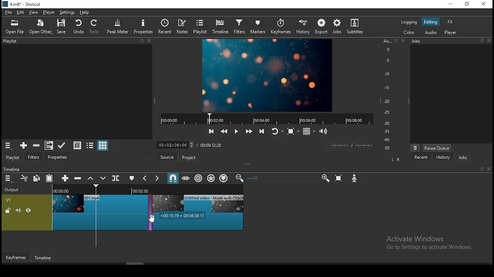 The image size is (494, 277). Describe the element at coordinates (97, 212) in the screenshot. I see `video clip` at that location.